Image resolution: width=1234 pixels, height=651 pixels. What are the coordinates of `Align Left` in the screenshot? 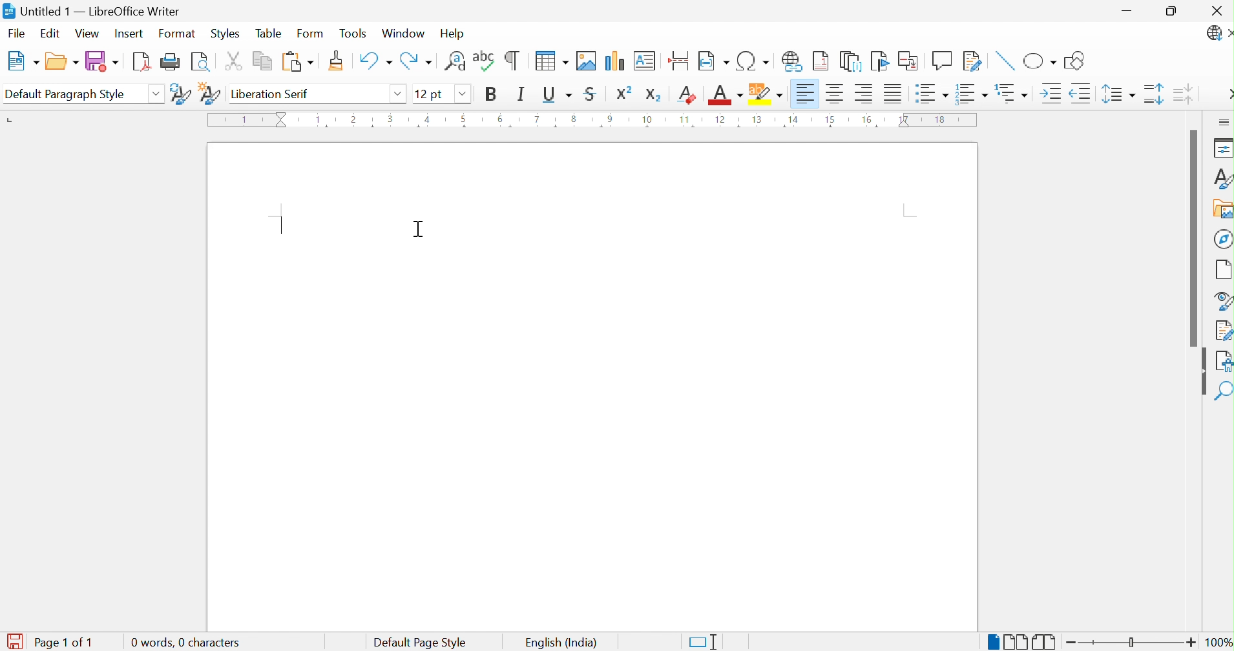 It's located at (804, 93).